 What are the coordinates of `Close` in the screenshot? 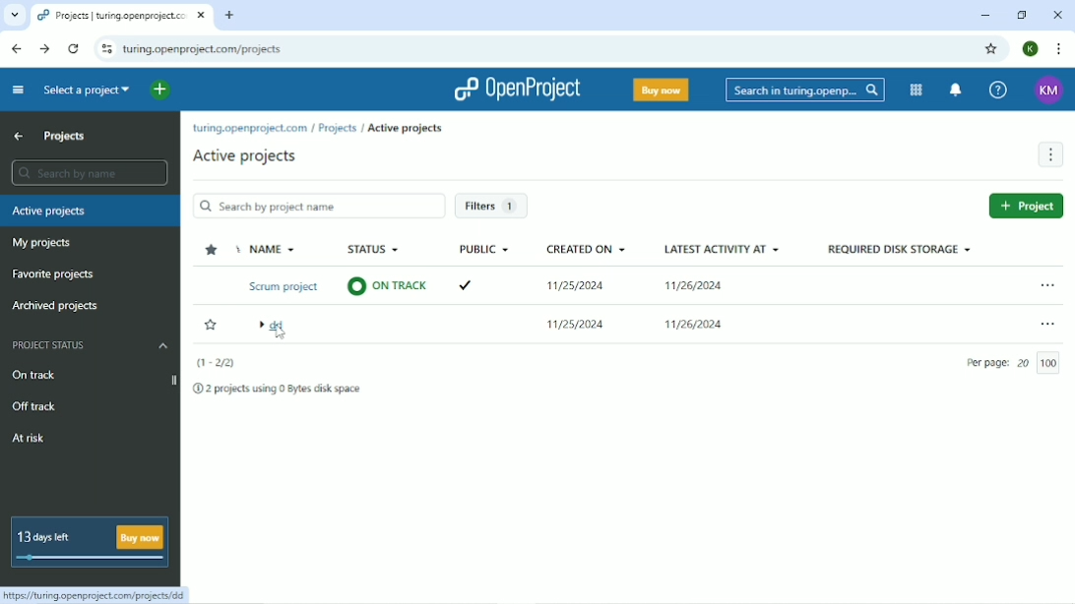 It's located at (1058, 15).